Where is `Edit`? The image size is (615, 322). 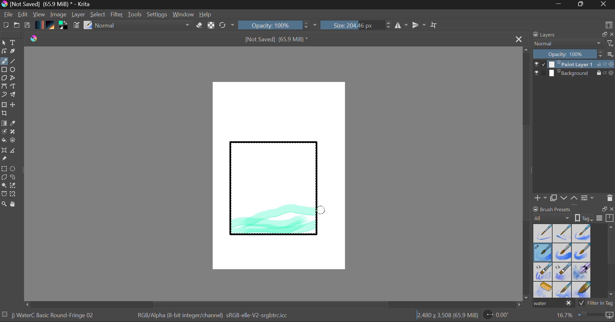
Edit is located at coordinates (23, 15).